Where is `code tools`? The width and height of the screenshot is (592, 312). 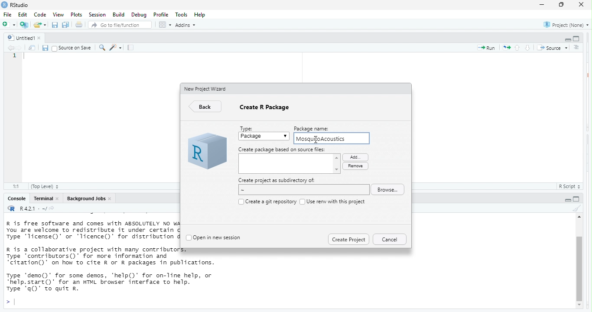
code tools is located at coordinates (117, 48).